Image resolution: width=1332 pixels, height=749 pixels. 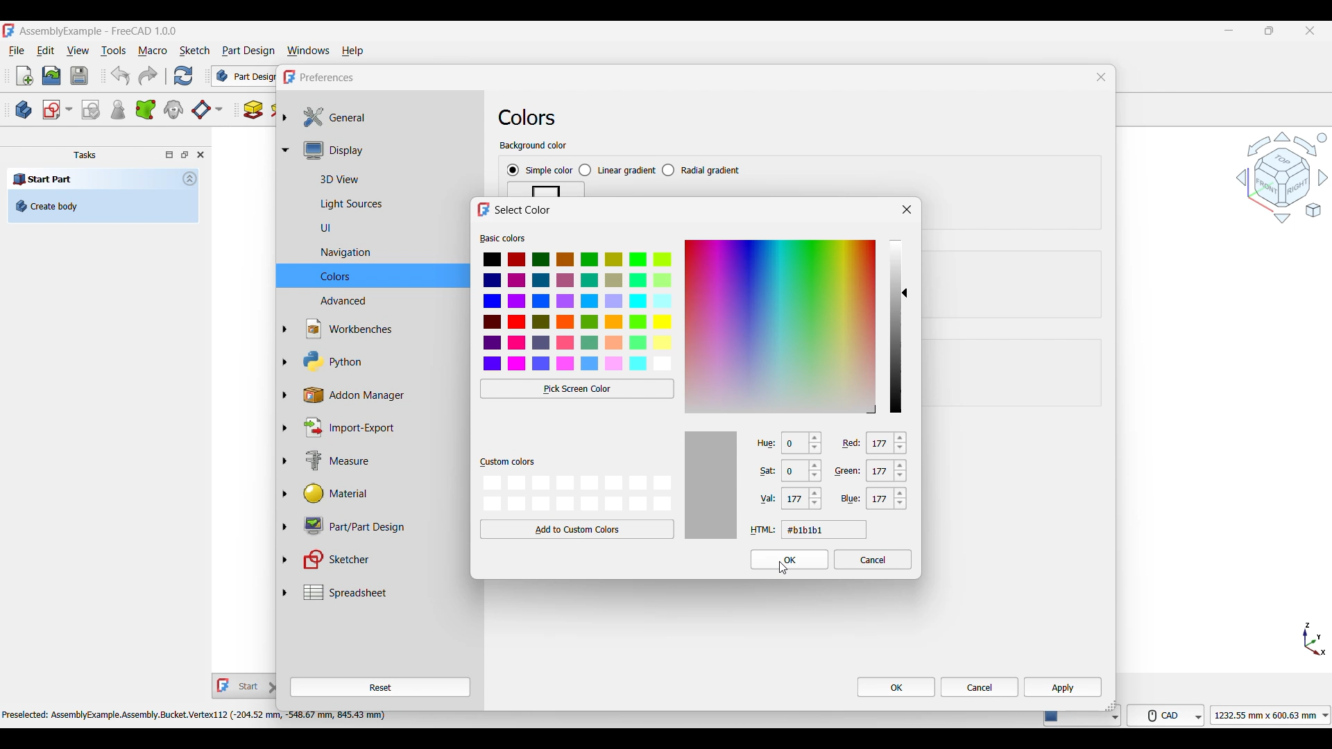 What do you see at coordinates (1273, 715) in the screenshot?
I see ` 1232.55 mmx 600.63 mm` at bounding box center [1273, 715].